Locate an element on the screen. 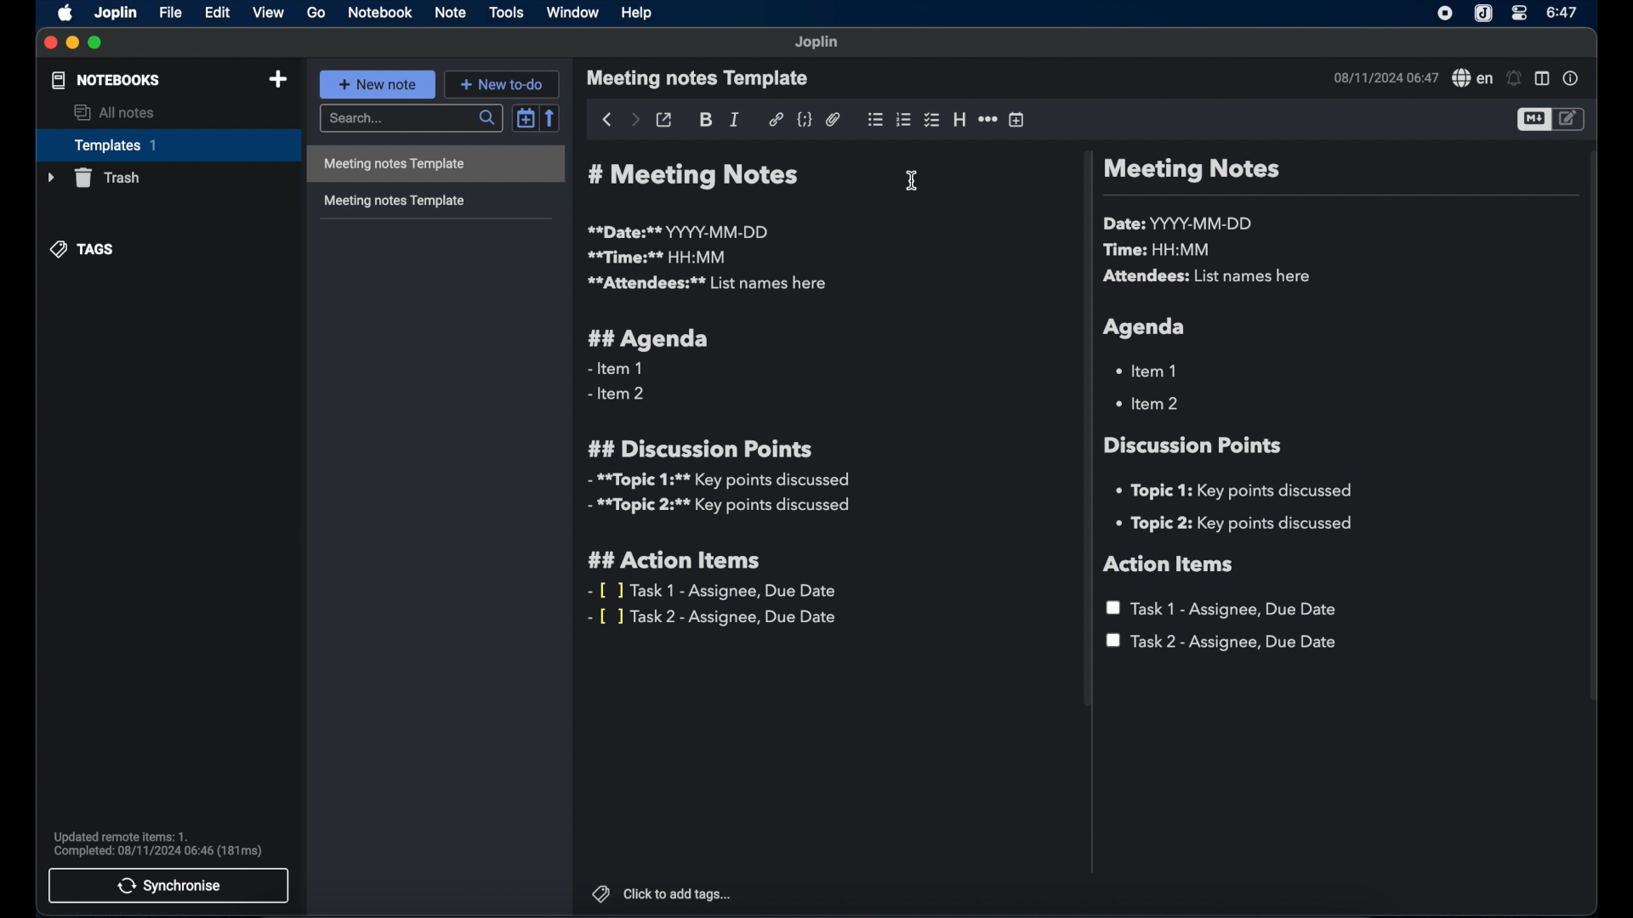 The width and height of the screenshot is (1633, 918). toggle editor layout is located at coordinates (1542, 79).